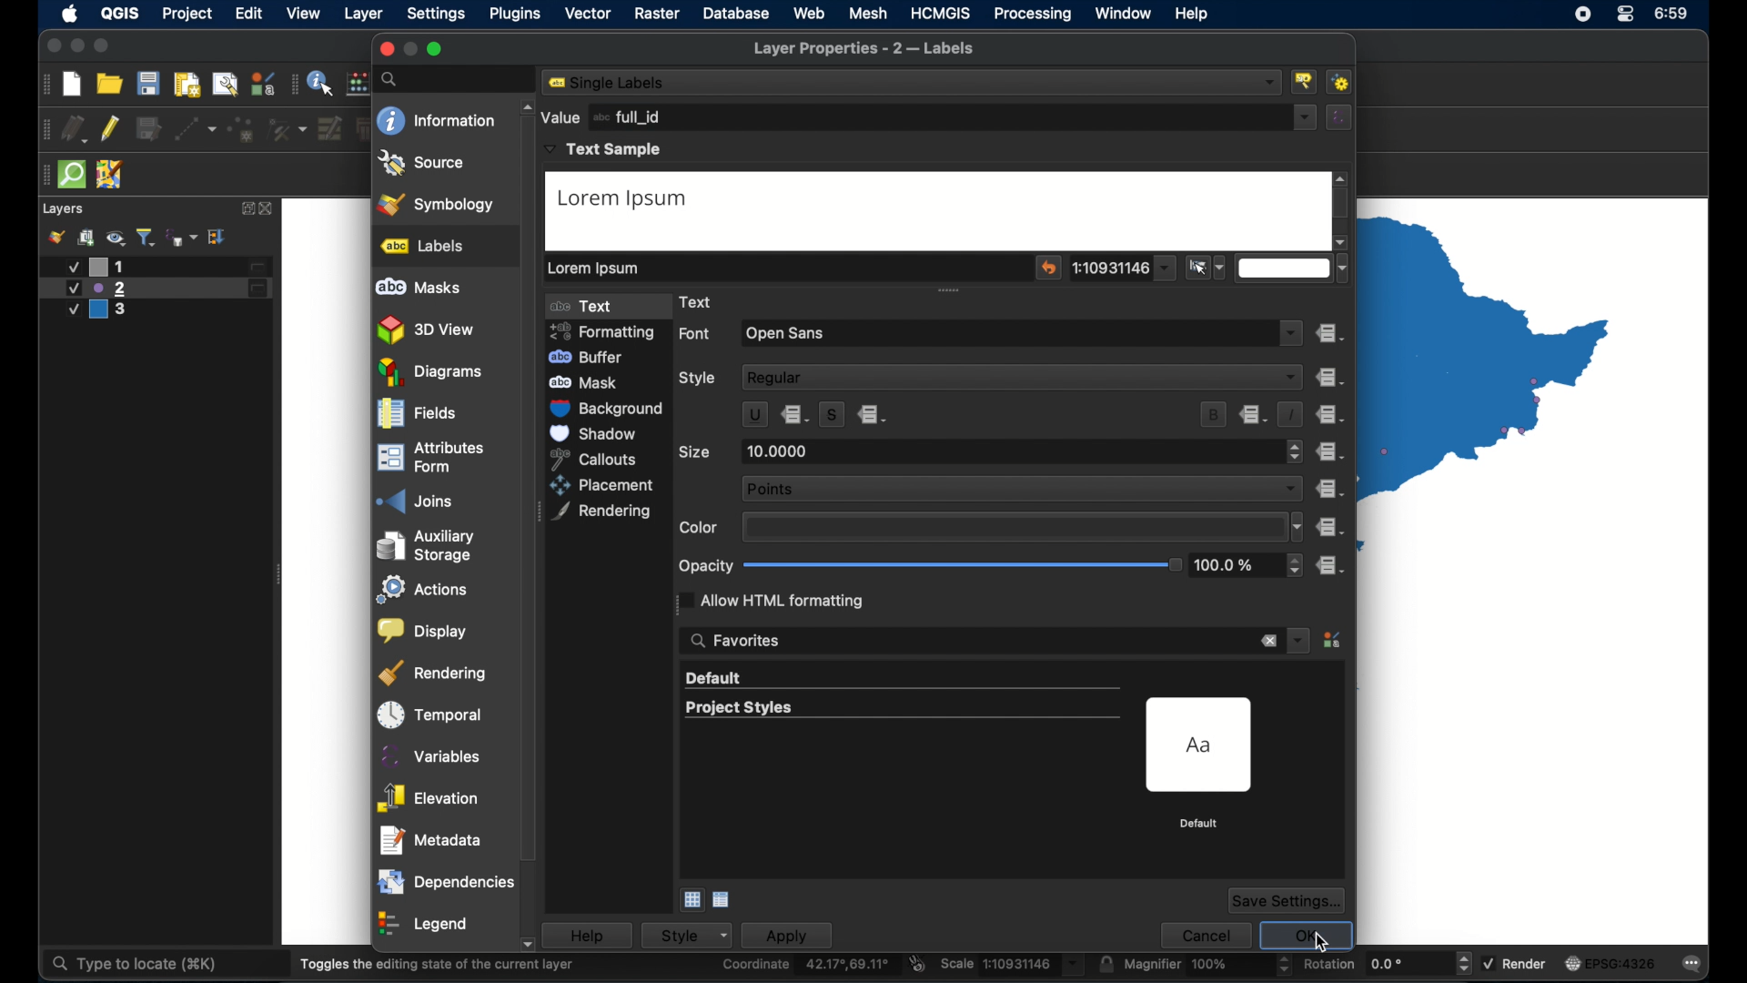 The height and width of the screenshot is (983, 1747). I want to click on buffer, so click(590, 357).